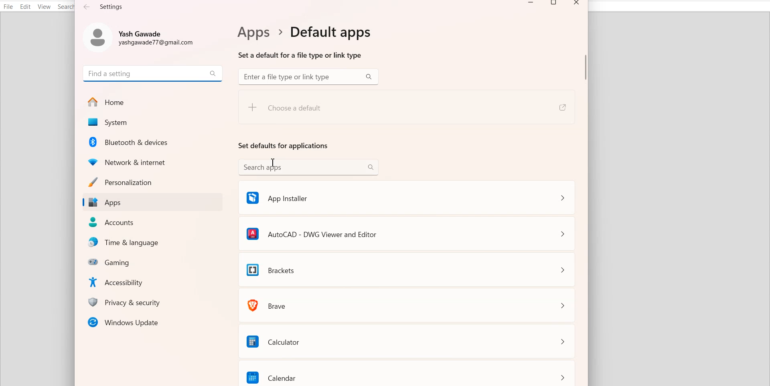 This screenshot has height=386, width=770. What do you see at coordinates (531, 4) in the screenshot?
I see `Minimize` at bounding box center [531, 4].